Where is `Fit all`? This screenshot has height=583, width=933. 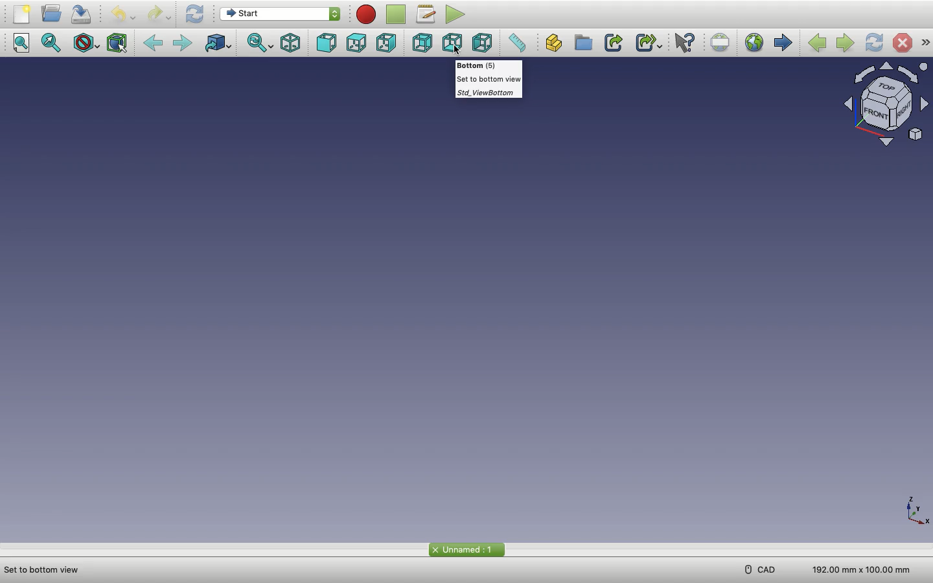
Fit all is located at coordinates (24, 43).